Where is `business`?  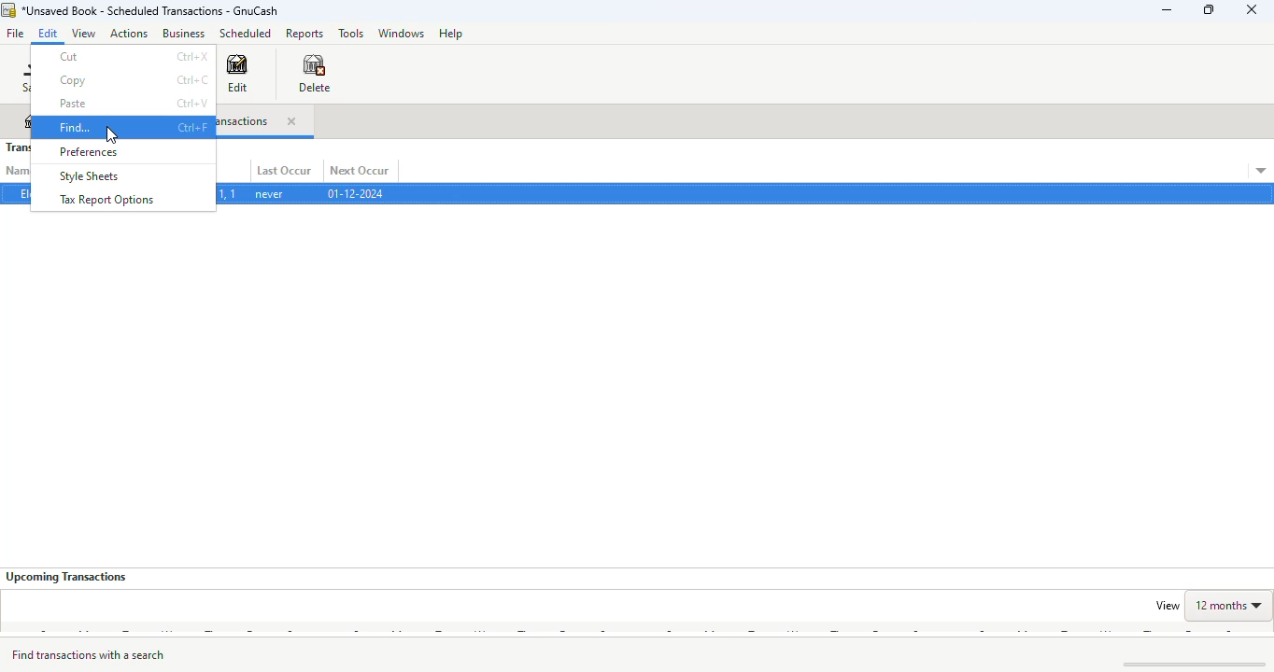
business is located at coordinates (185, 33).